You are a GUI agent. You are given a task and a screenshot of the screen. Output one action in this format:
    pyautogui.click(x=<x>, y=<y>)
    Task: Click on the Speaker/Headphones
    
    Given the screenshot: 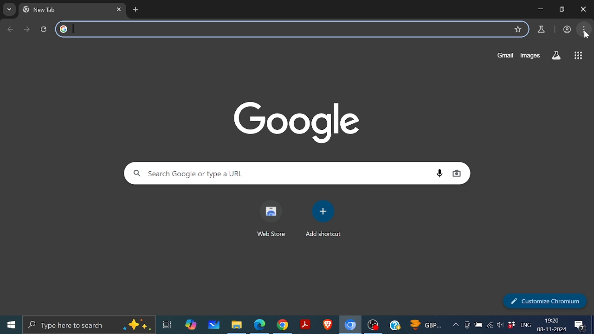 What is the action you would take?
    pyautogui.click(x=500, y=325)
    